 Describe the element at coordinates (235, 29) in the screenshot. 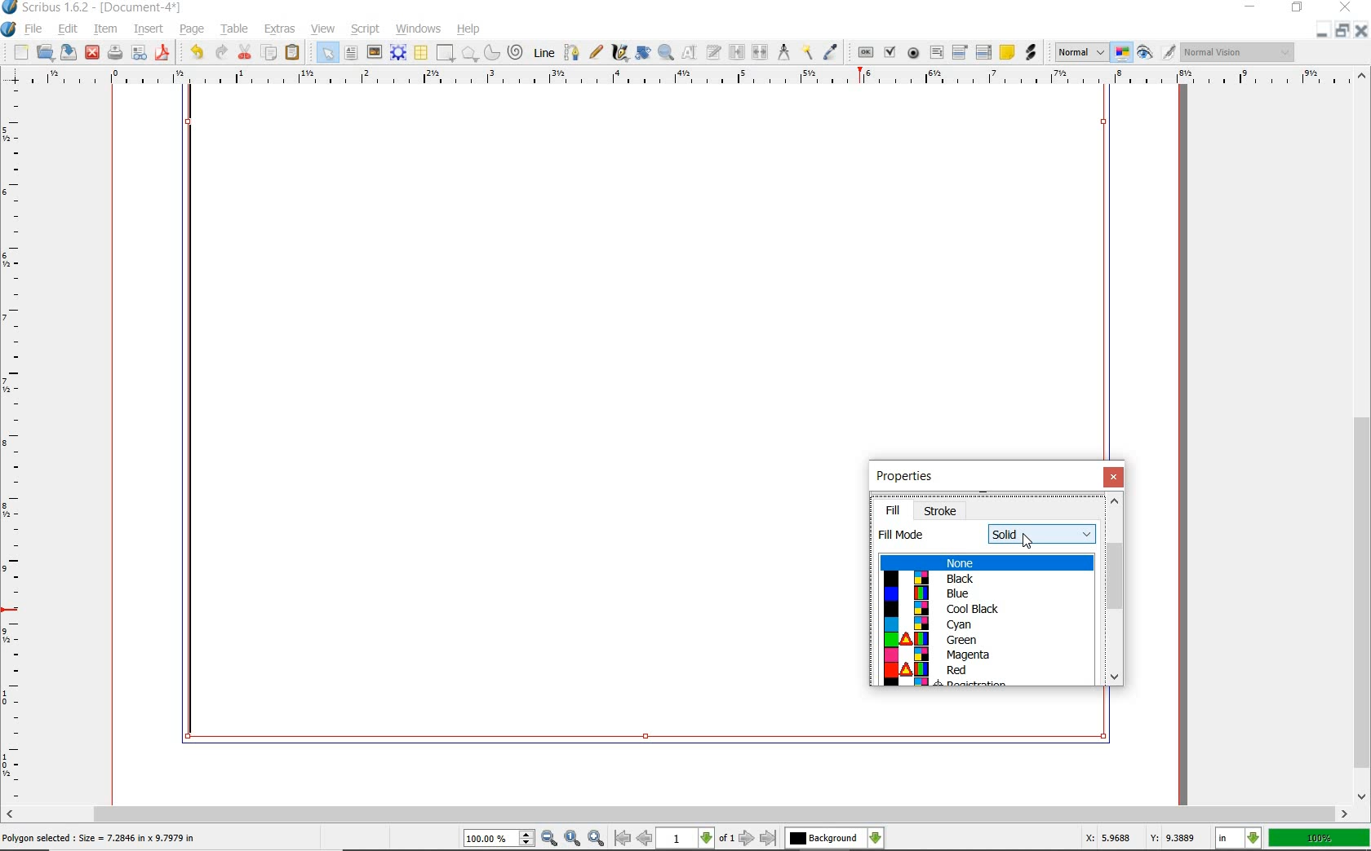

I see `table` at that location.